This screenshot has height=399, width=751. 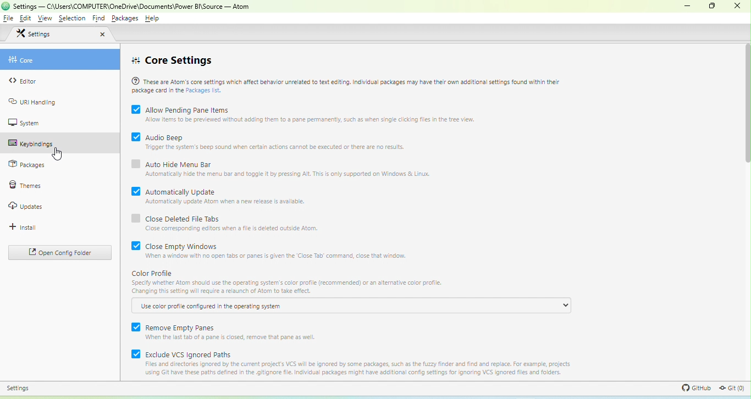 What do you see at coordinates (566, 306) in the screenshot?
I see `dropdown` at bounding box center [566, 306].